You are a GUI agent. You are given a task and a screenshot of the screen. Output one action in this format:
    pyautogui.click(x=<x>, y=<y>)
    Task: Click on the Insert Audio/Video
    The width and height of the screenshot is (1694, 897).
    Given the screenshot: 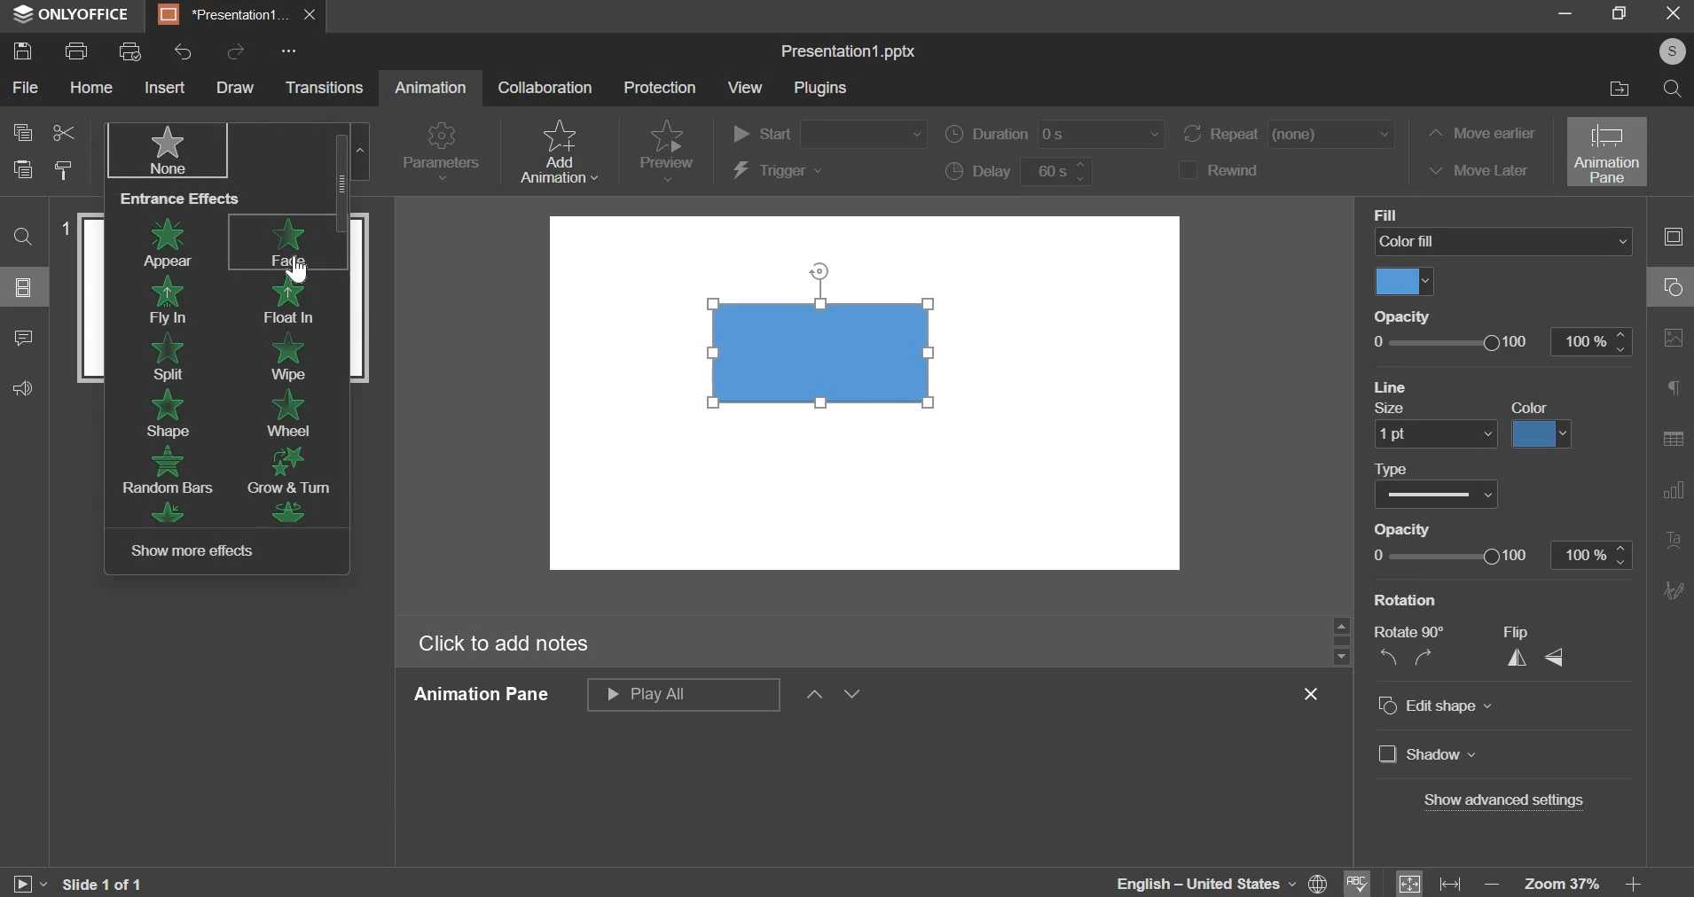 What is the action you would take?
    pyautogui.click(x=1675, y=540)
    